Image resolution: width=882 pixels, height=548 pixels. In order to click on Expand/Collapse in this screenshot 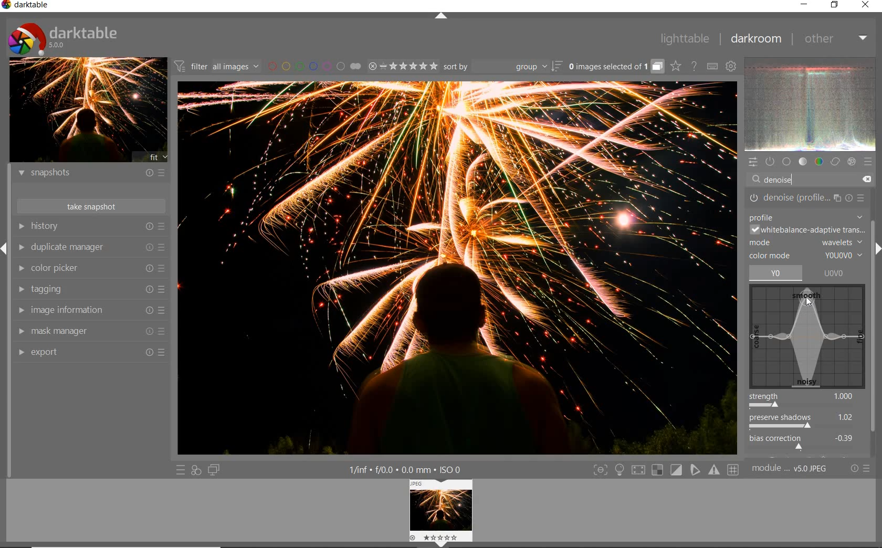, I will do `click(5, 249)`.